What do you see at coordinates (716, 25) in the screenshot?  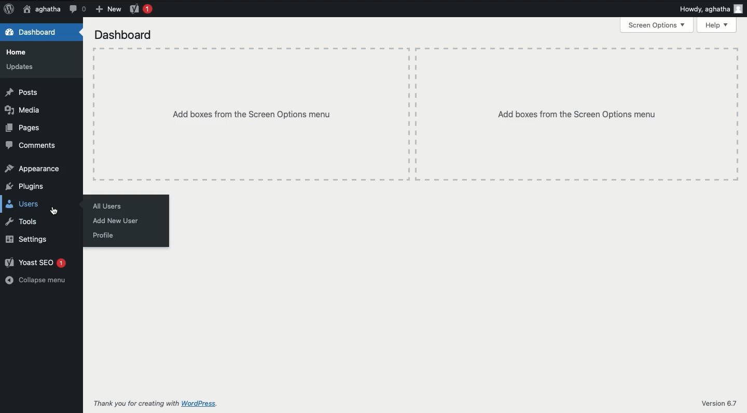 I see `Help` at bounding box center [716, 25].